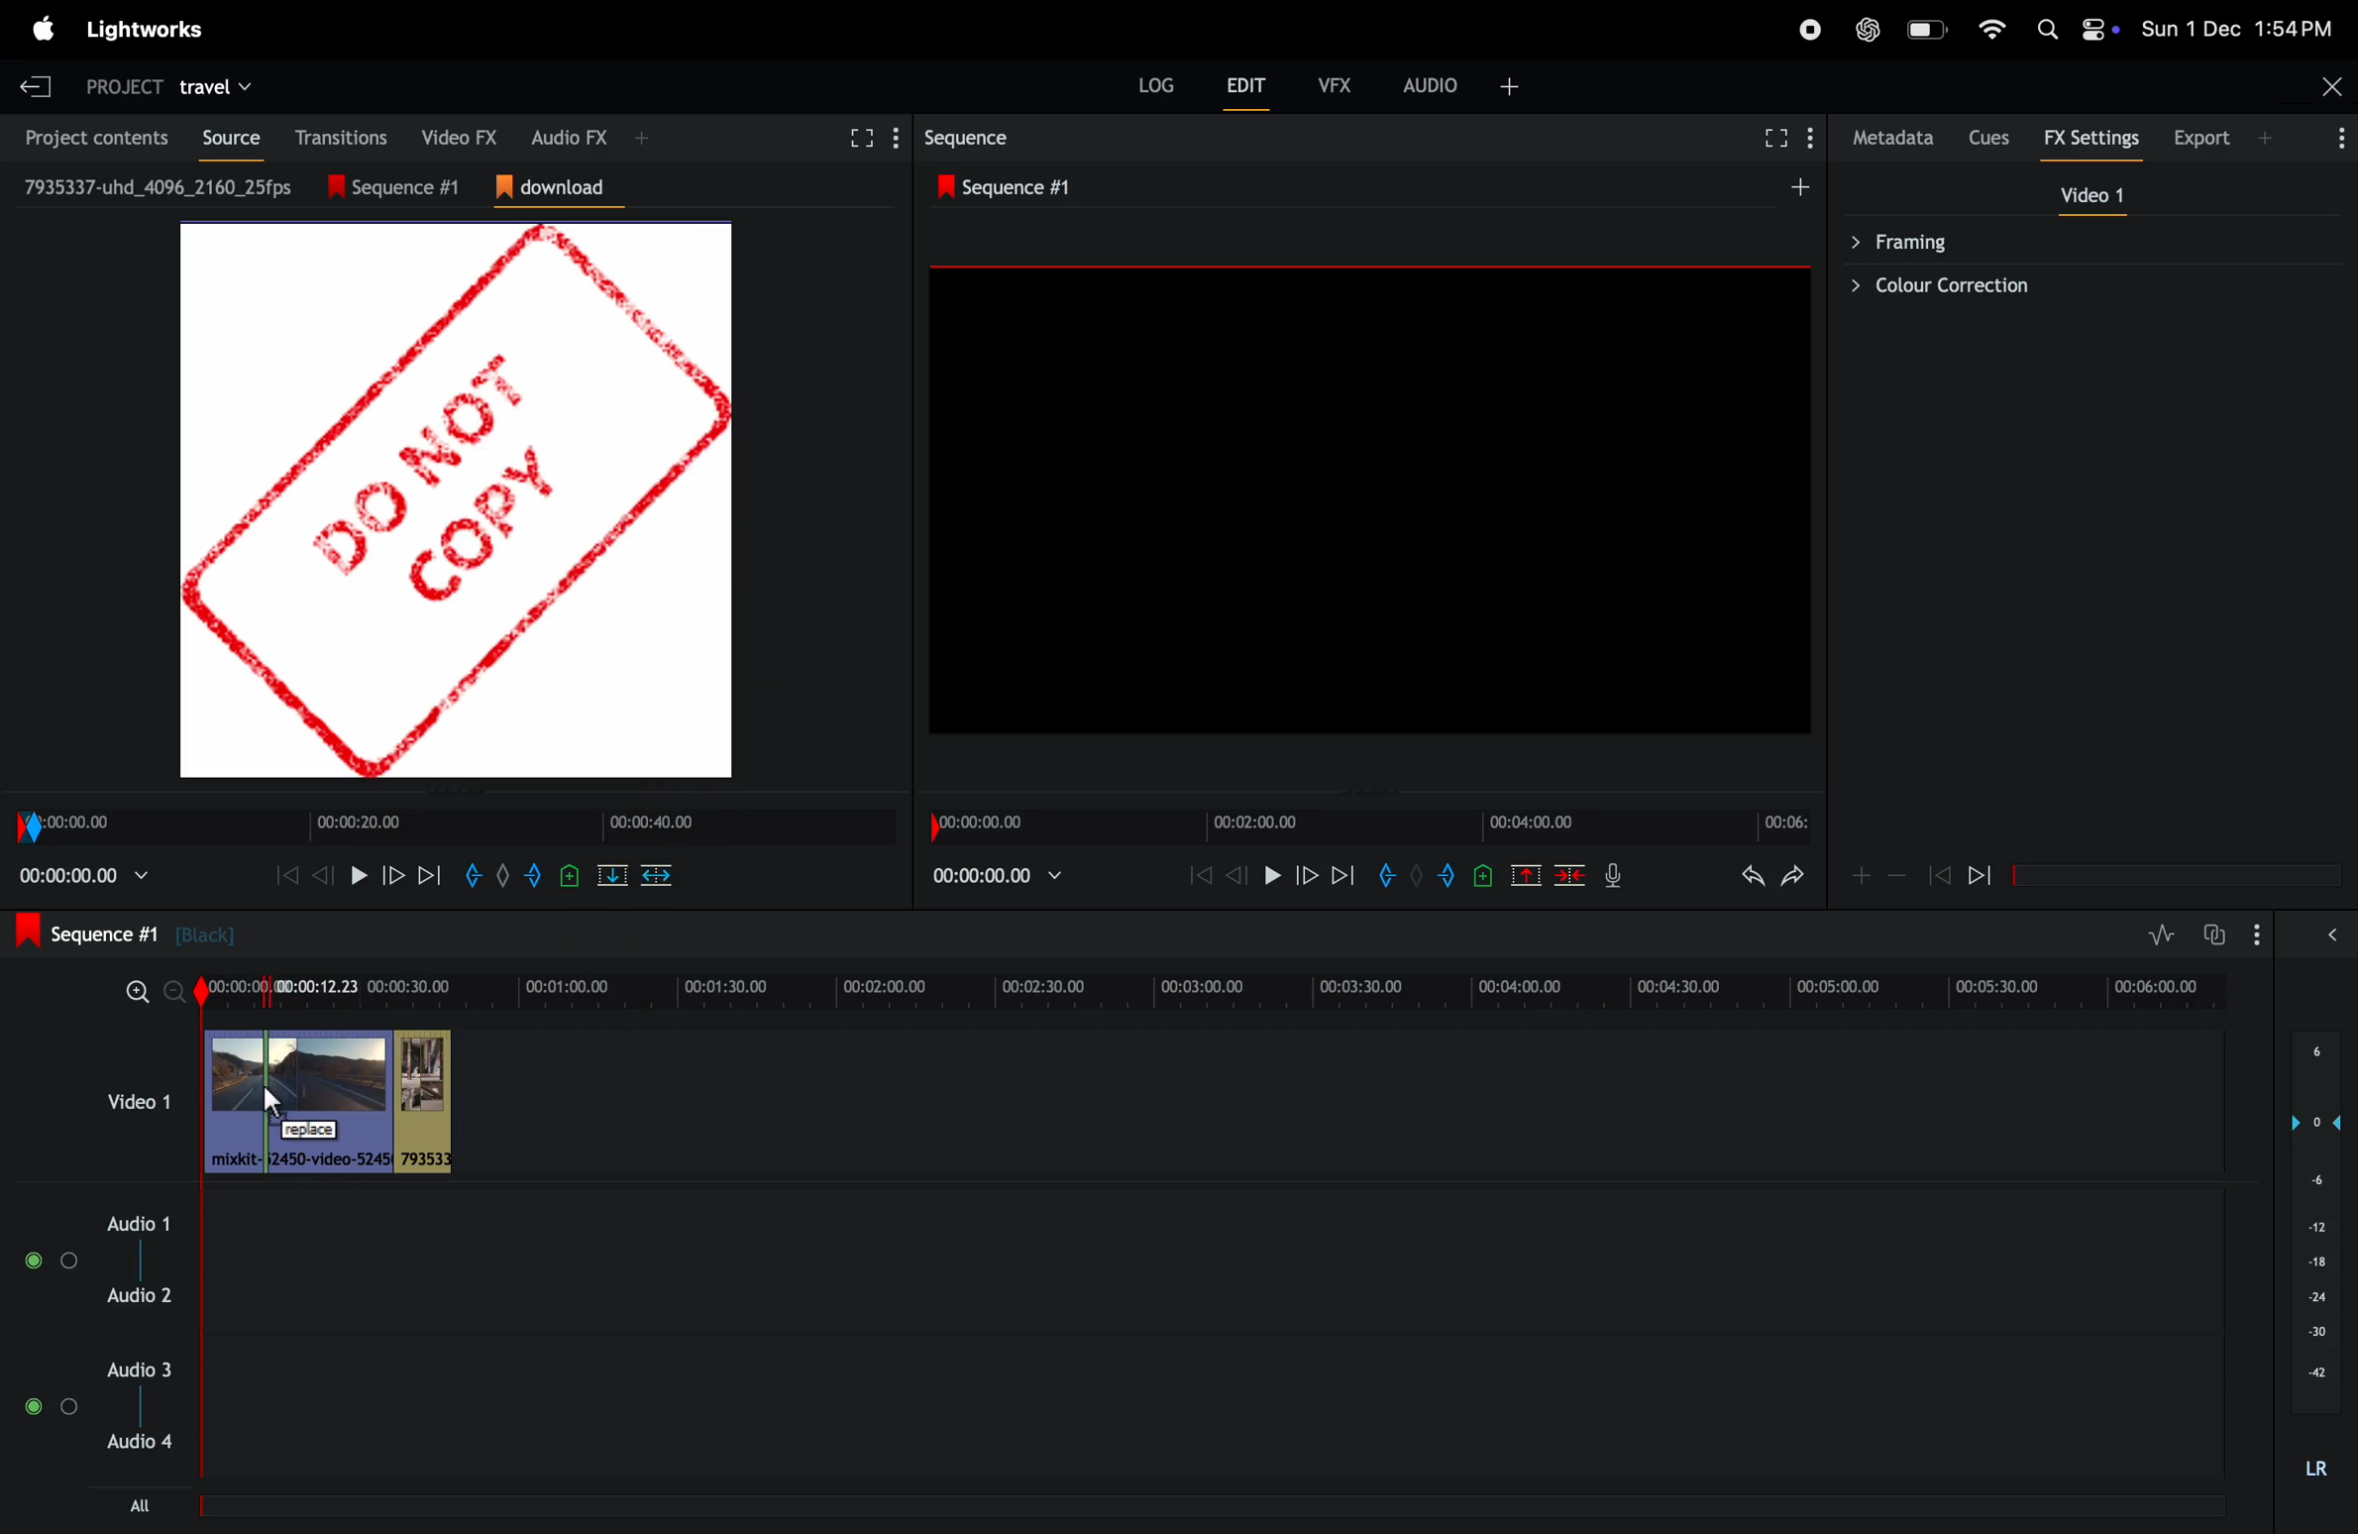 Image resolution: width=2358 pixels, height=1534 pixels. Describe the element at coordinates (971, 138) in the screenshot. I see `sequence` at that location.